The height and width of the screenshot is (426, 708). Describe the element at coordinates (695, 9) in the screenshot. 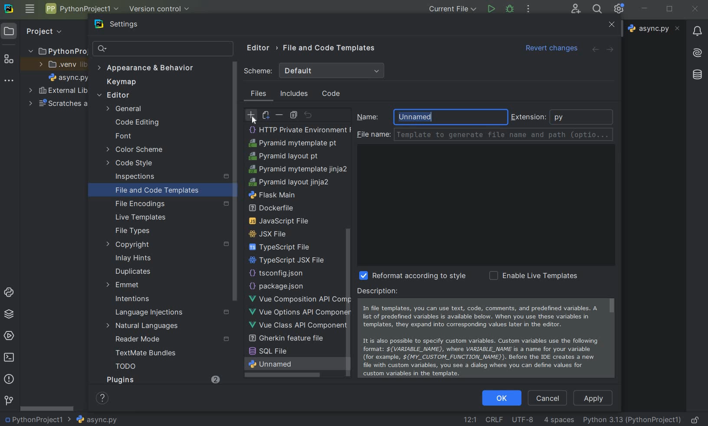

I see `close` at that location.